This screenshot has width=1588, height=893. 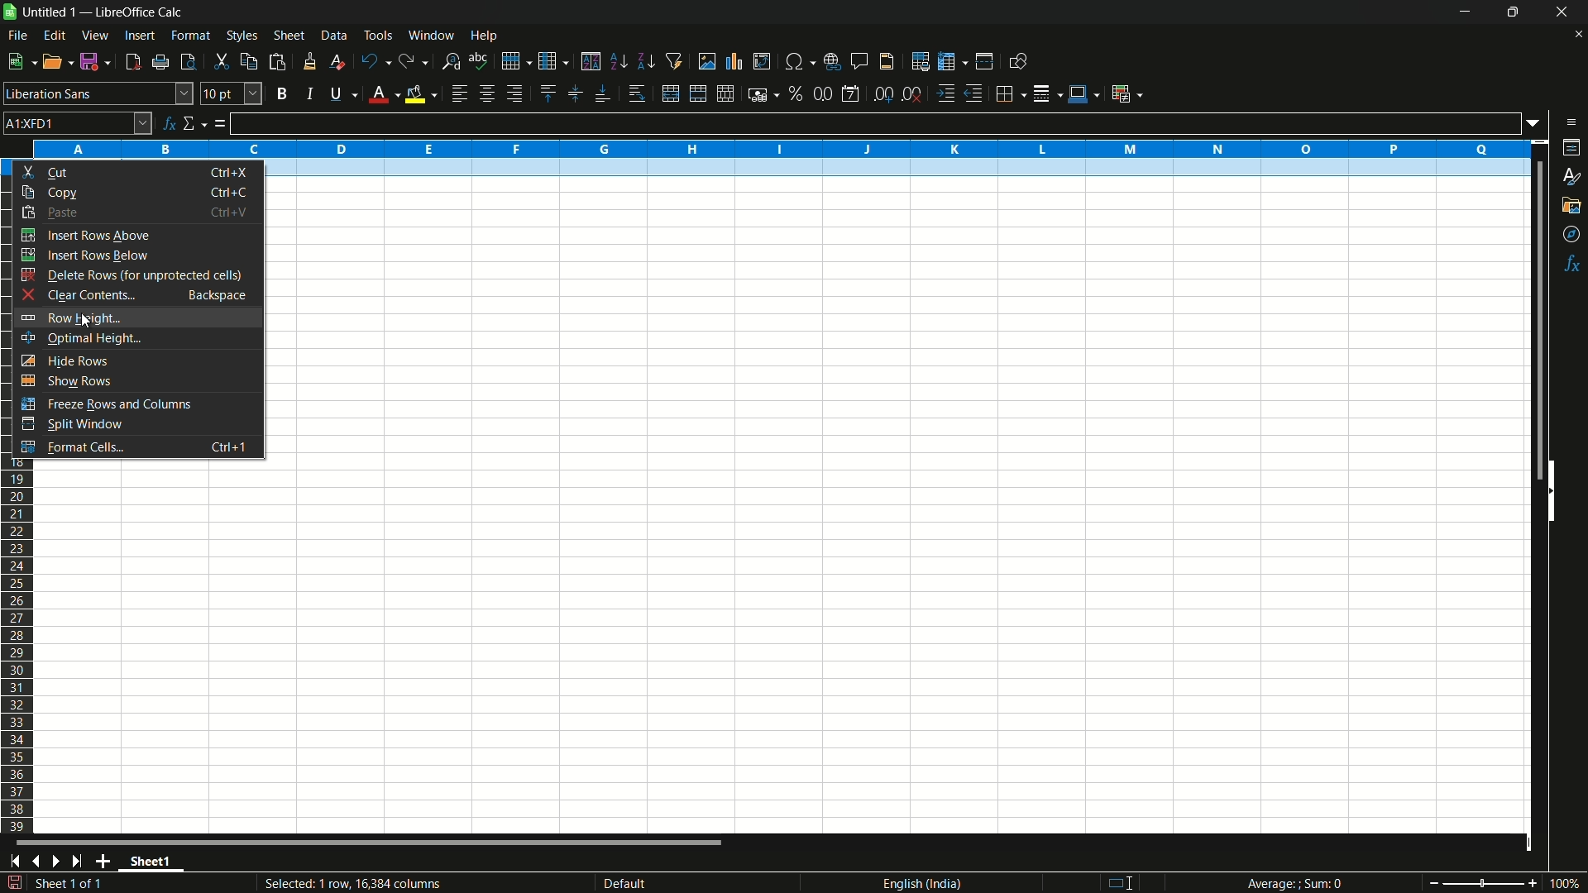 I want to click on conditional formatting, so click(x=1126, y=93).